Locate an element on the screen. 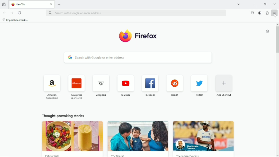 This screenshot has width=279, height=157. Amazon is located at coordinates (51, 97).